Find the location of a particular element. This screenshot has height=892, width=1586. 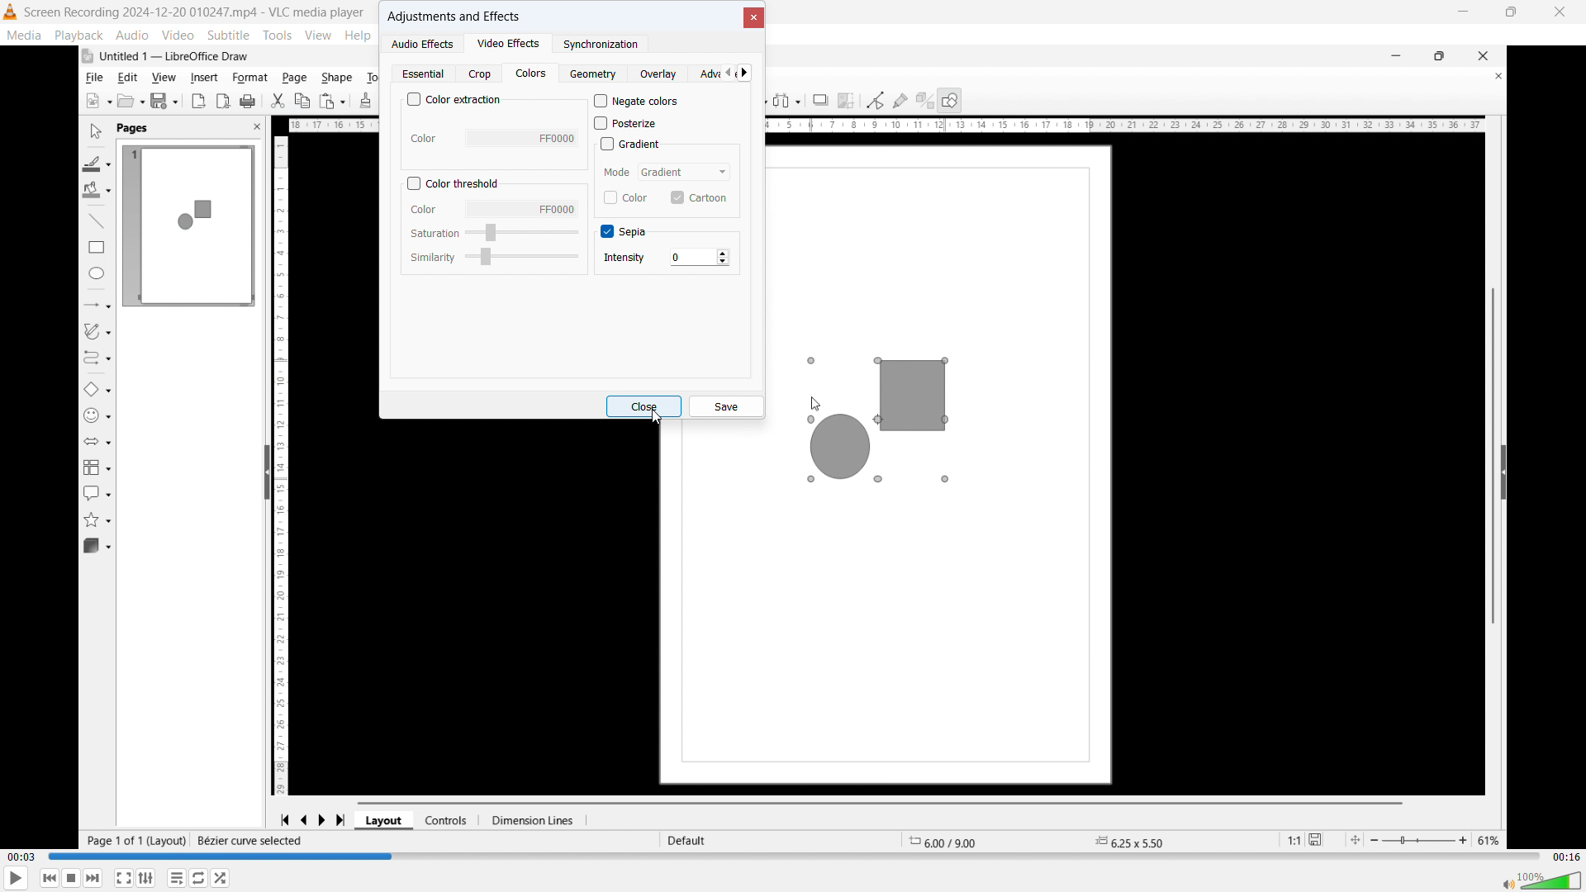

Gradient  is located at coordinates (631, 145).